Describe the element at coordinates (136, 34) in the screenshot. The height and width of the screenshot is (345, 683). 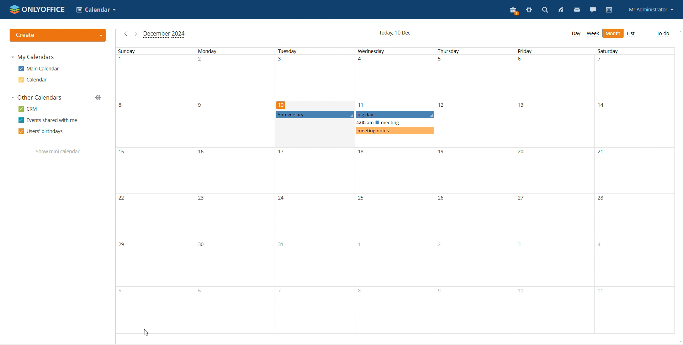
I see `next month` at that location.